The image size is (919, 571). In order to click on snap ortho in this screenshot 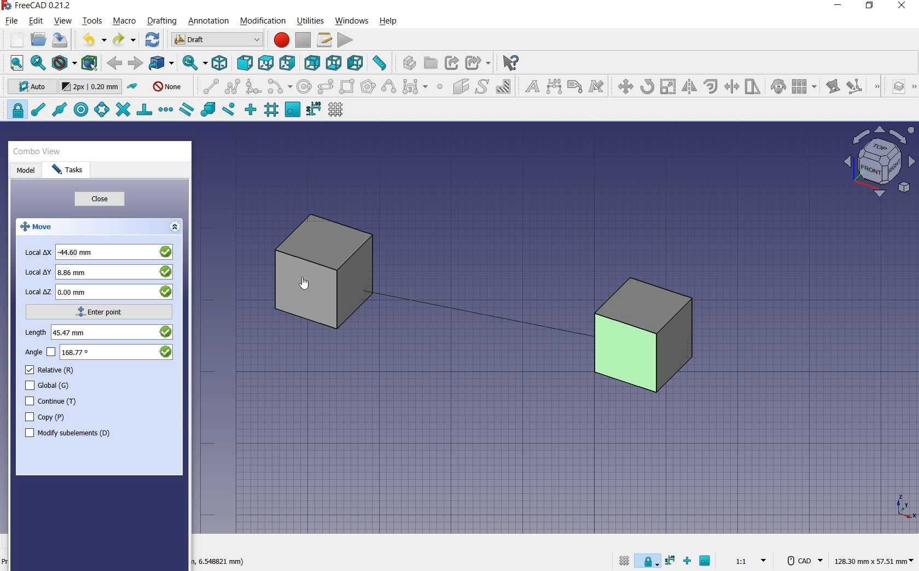, I will do `click(249, 109)`.